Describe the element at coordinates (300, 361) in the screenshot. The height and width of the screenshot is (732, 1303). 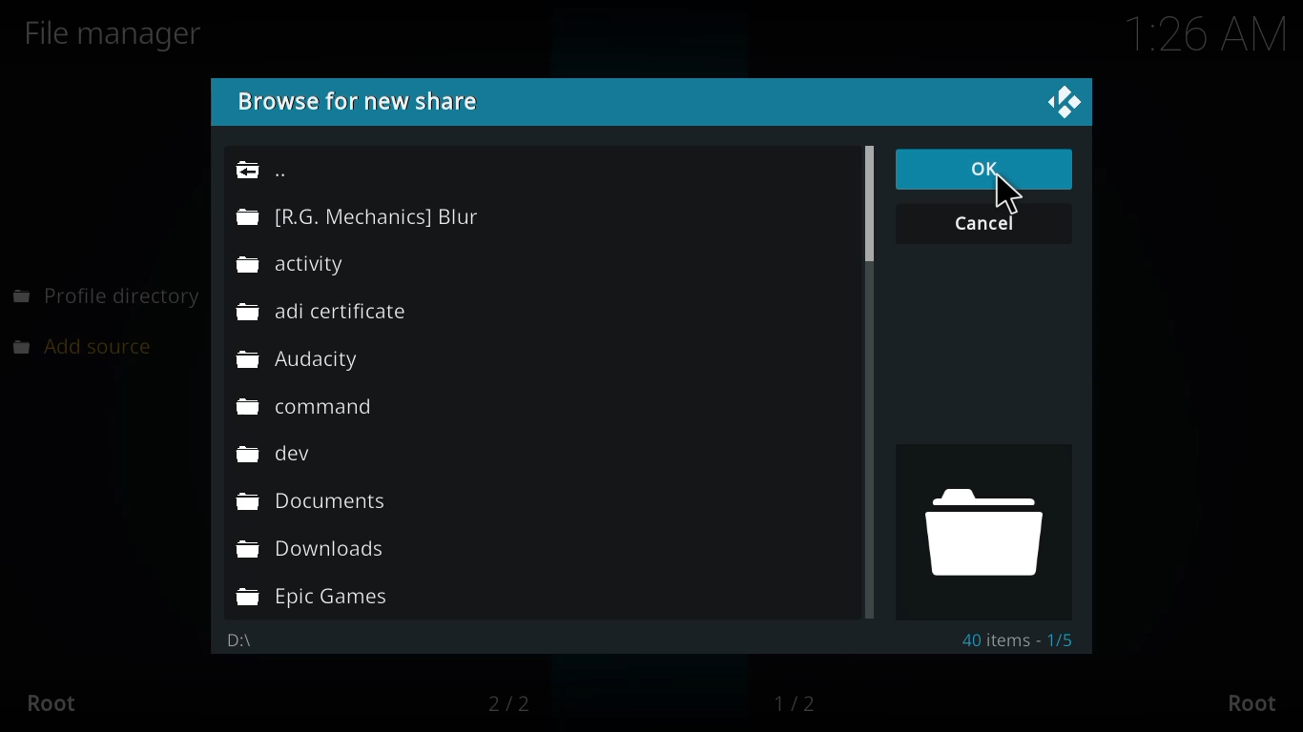
I see `file` at that location.